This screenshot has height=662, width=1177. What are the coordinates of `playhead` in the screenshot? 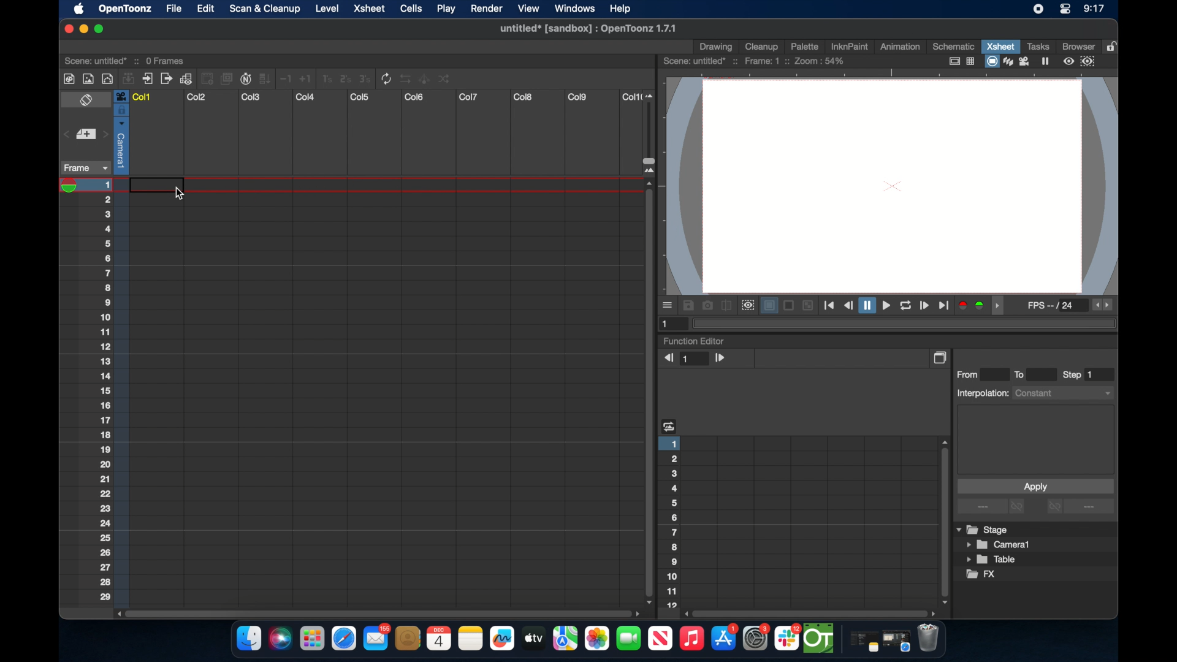 It's located at (73, 186).